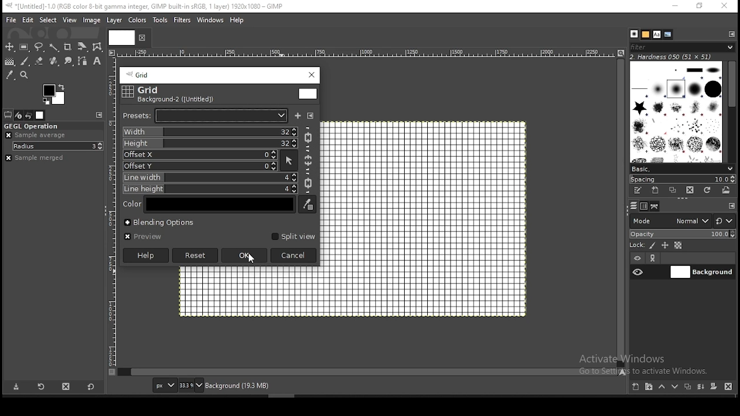 Image resolution: width=740 pixels, height=416 pixels. Describe the element at coordinates (25, 61) in the screenshot. I see `brush tool` at that location.